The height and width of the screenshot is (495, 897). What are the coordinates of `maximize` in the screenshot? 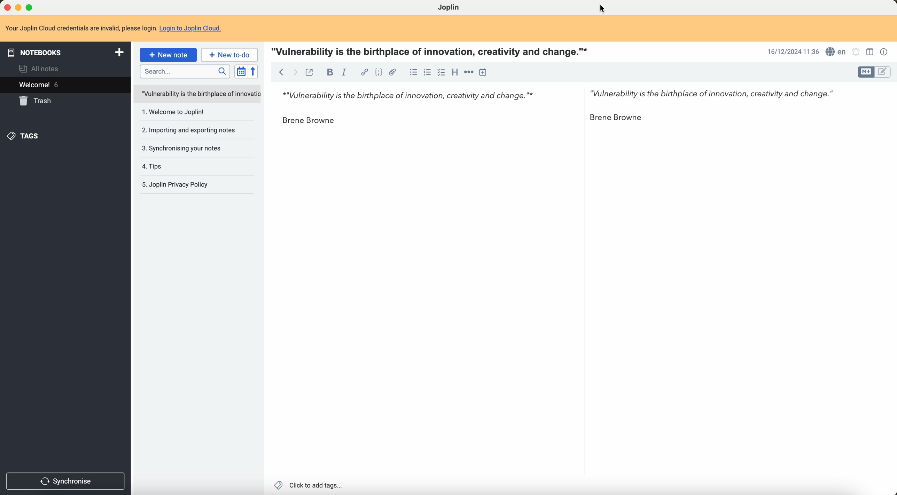 It's located at (33, 6).